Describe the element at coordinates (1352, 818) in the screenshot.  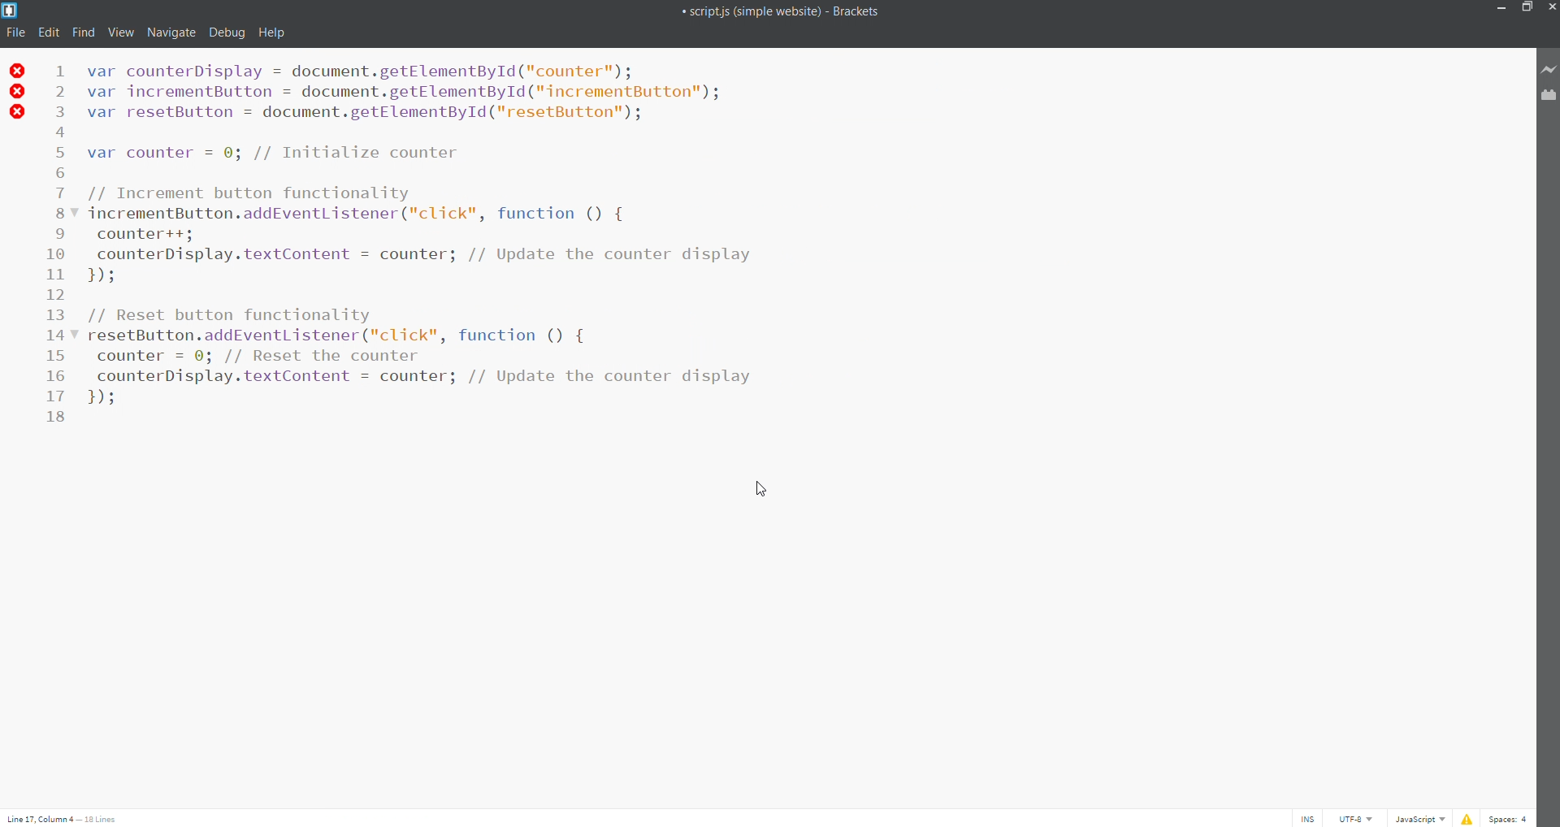
I see `encoding` at that location.